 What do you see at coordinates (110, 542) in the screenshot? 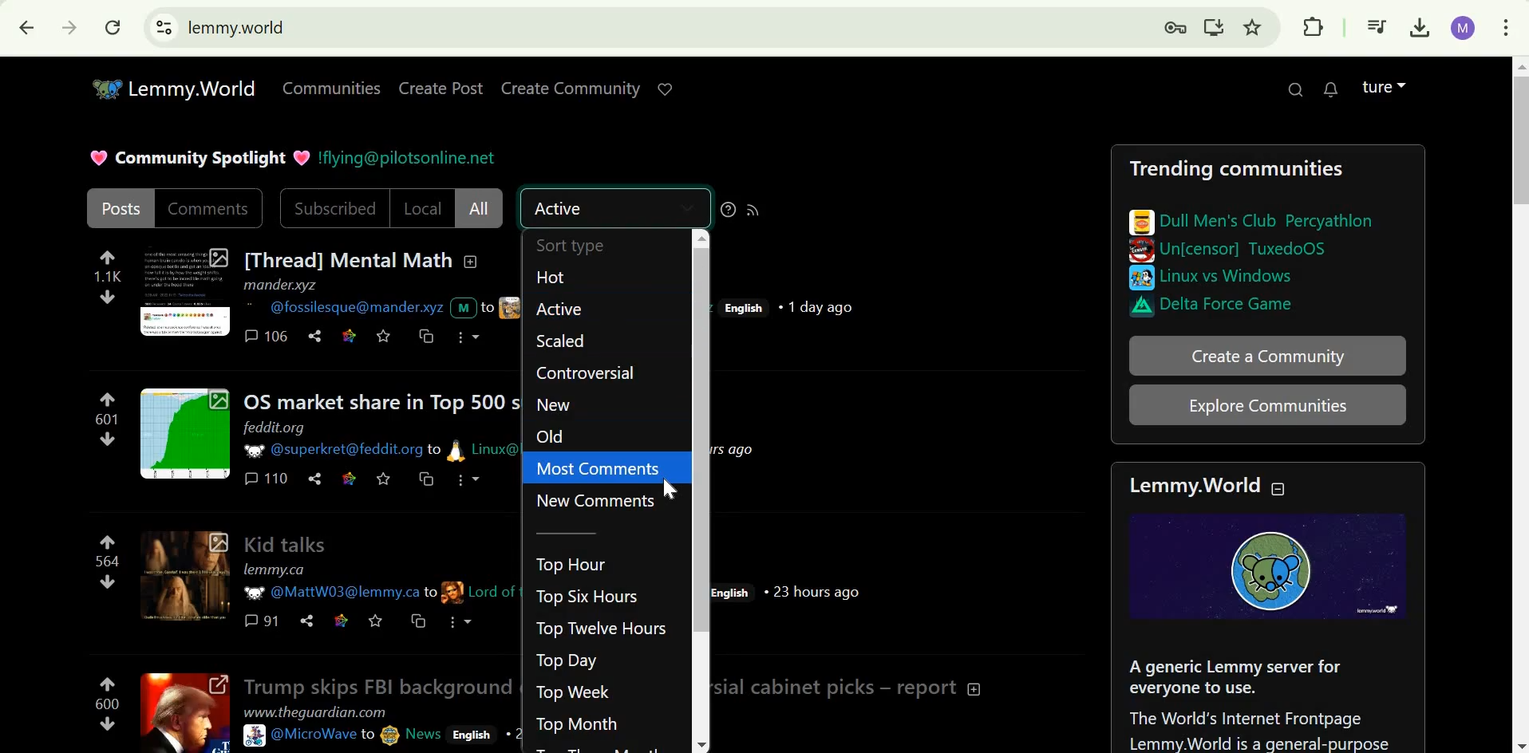
I see `upvote` at bounding box center [110, 542].